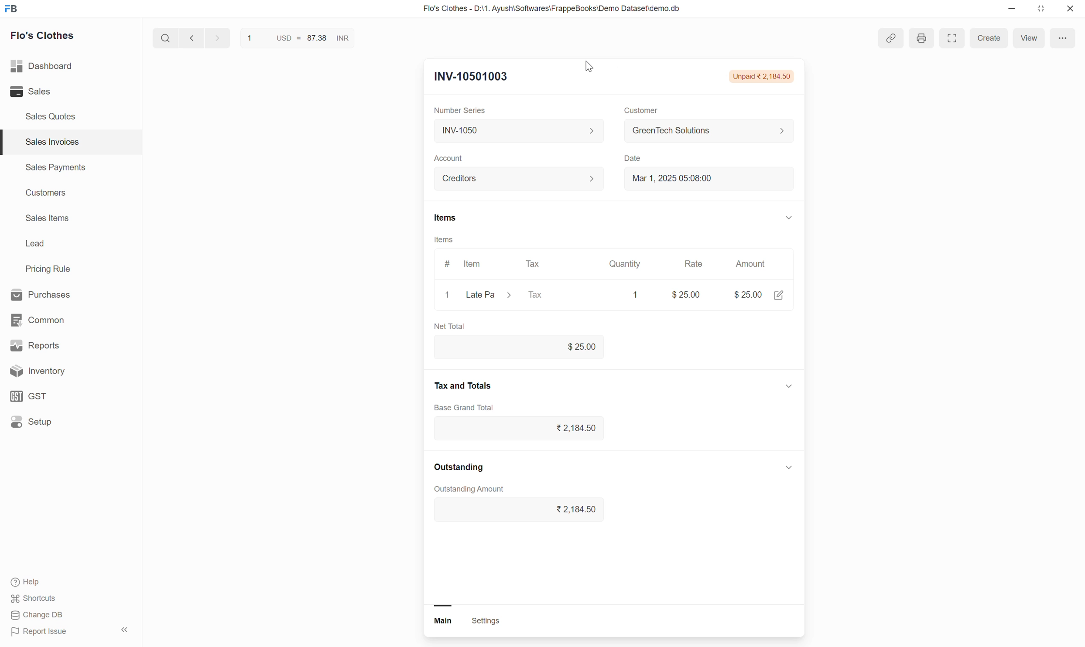  Describe the element at coordinates (467, 468) in the screenshot. I see `Outstanding` at that location.